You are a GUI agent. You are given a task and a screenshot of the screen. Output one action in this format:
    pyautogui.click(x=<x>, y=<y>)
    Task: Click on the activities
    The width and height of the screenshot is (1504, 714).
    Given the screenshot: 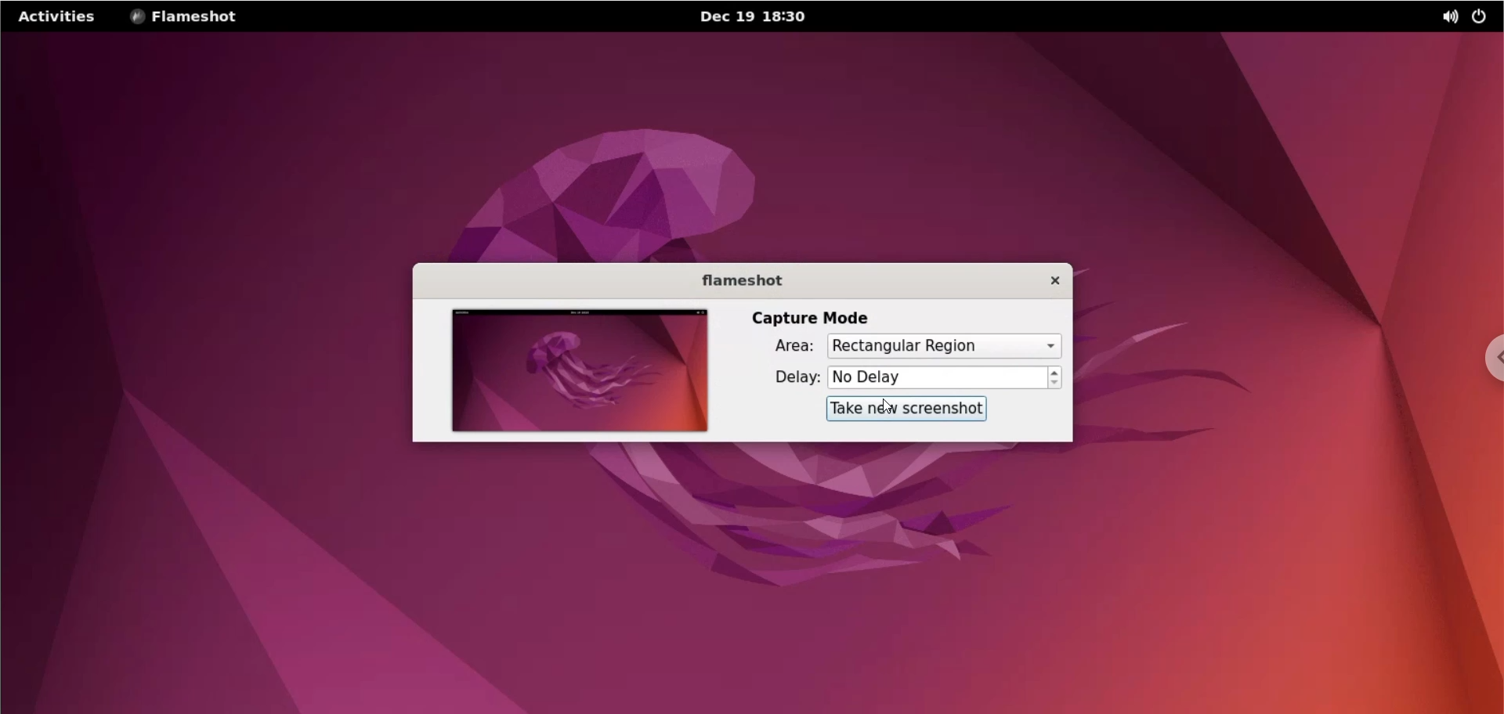 What is the action you would take?
    pyautogui.click(x=59, y=16)
    